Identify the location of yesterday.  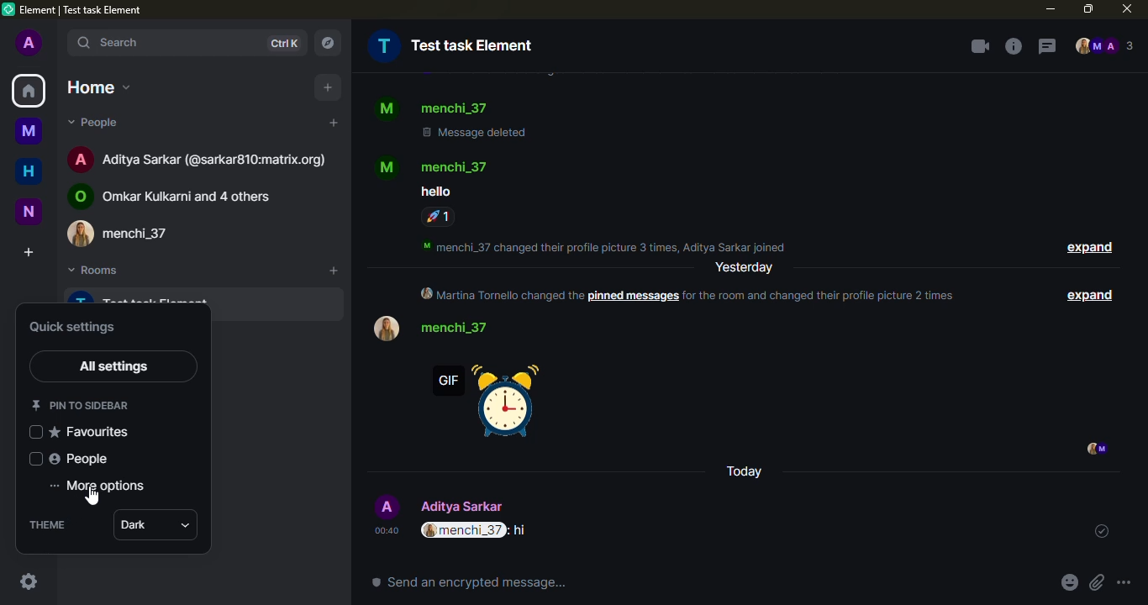
(745, 268).